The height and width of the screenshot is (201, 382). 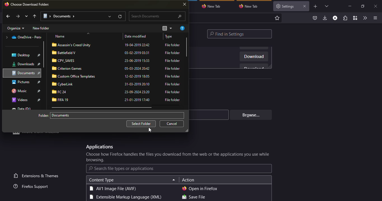 What do you see at coordinates (174, 61) in the screenshot?
I see `type` at bounding box center [174, 61].